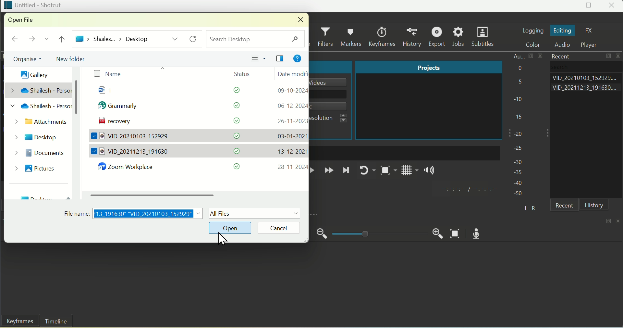 This screenshot has width=623, height=328. I want to click on Logging, so click(532, 30).